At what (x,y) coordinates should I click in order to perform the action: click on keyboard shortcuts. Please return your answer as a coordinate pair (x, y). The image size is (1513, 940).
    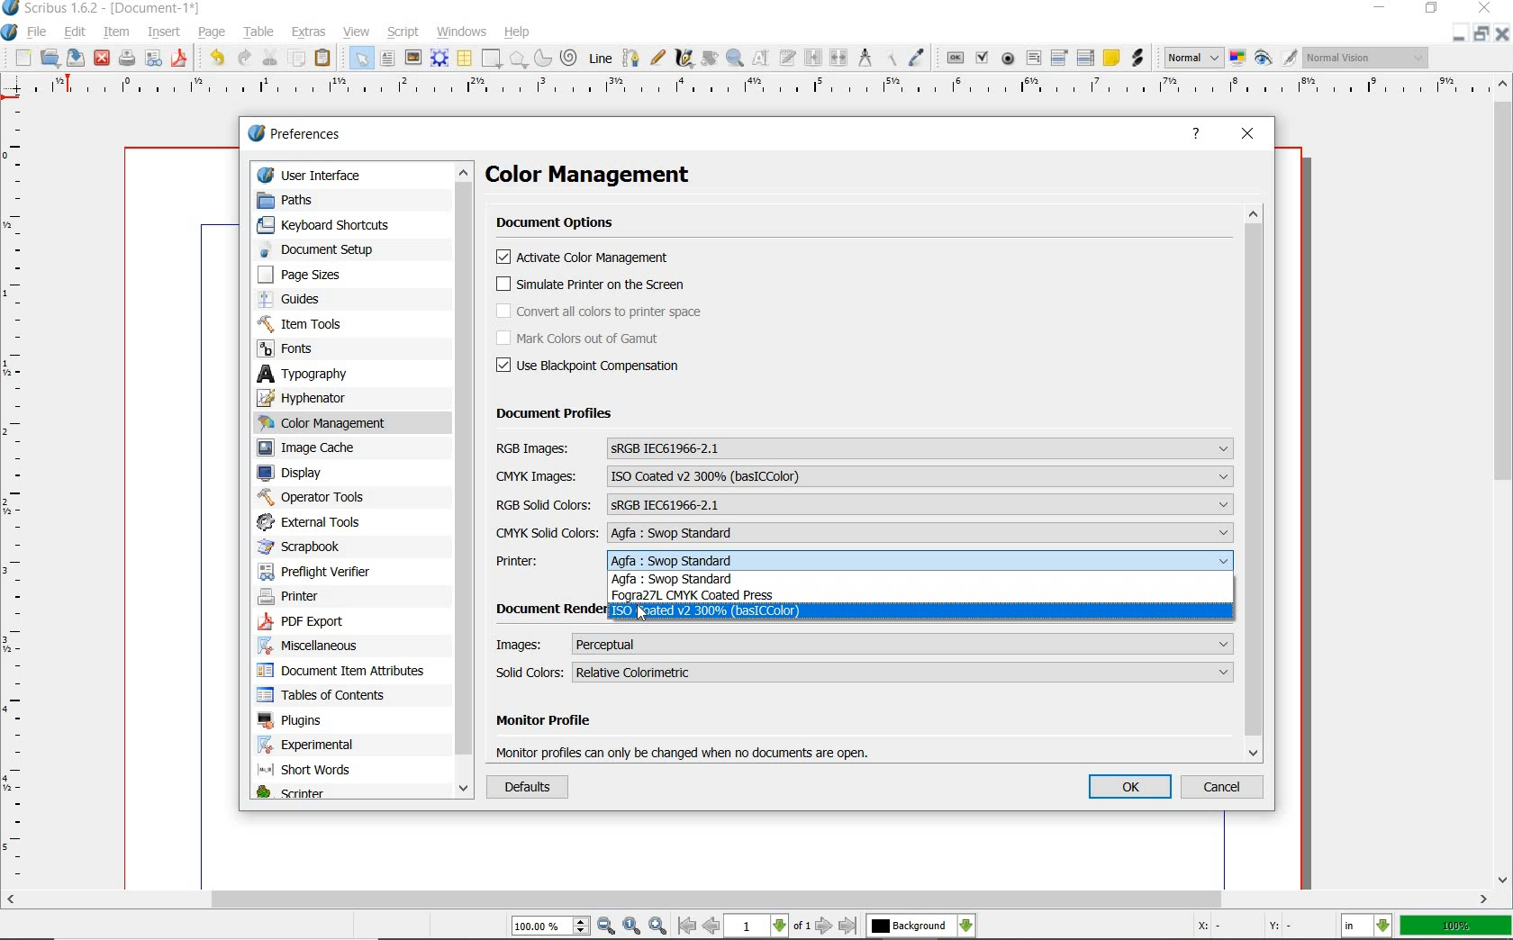
    Looking at the image, I should click on (332, 226).